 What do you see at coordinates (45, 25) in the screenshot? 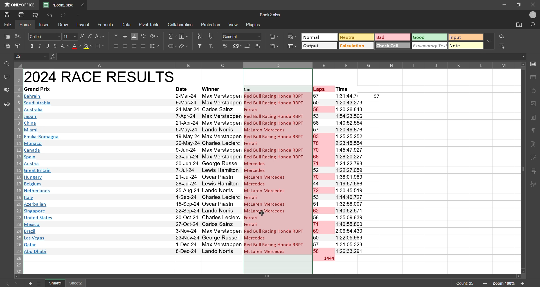
I see `insert` at bounding box center [45, 25].